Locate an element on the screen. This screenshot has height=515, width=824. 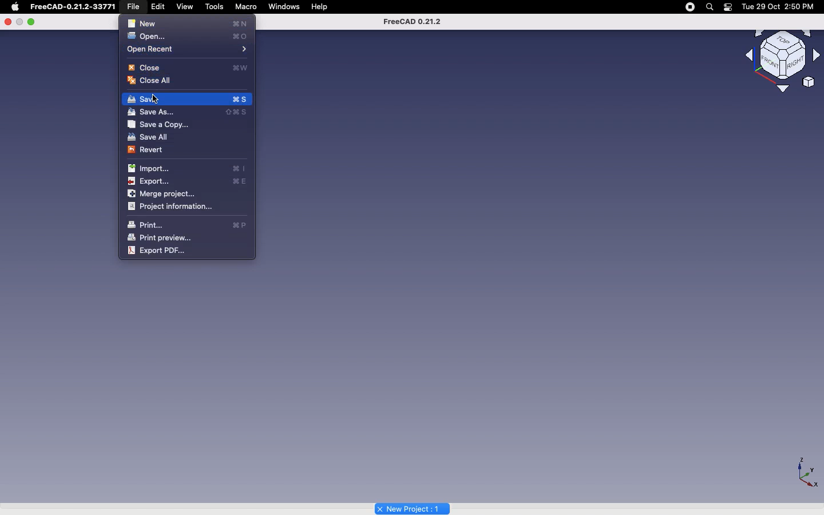
Tools is located at coordinates (216, 6).